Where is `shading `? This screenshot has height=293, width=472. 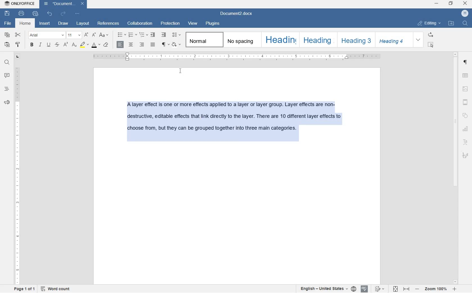
shading  is located at coordinates (176, 45).